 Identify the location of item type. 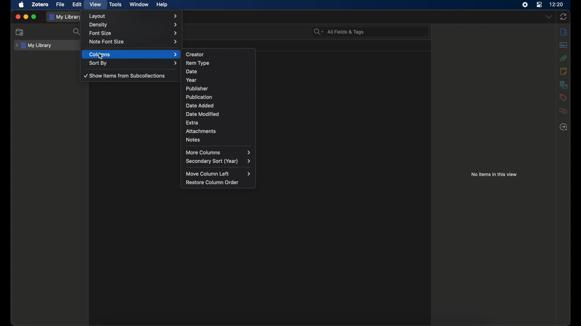
(197, 63).